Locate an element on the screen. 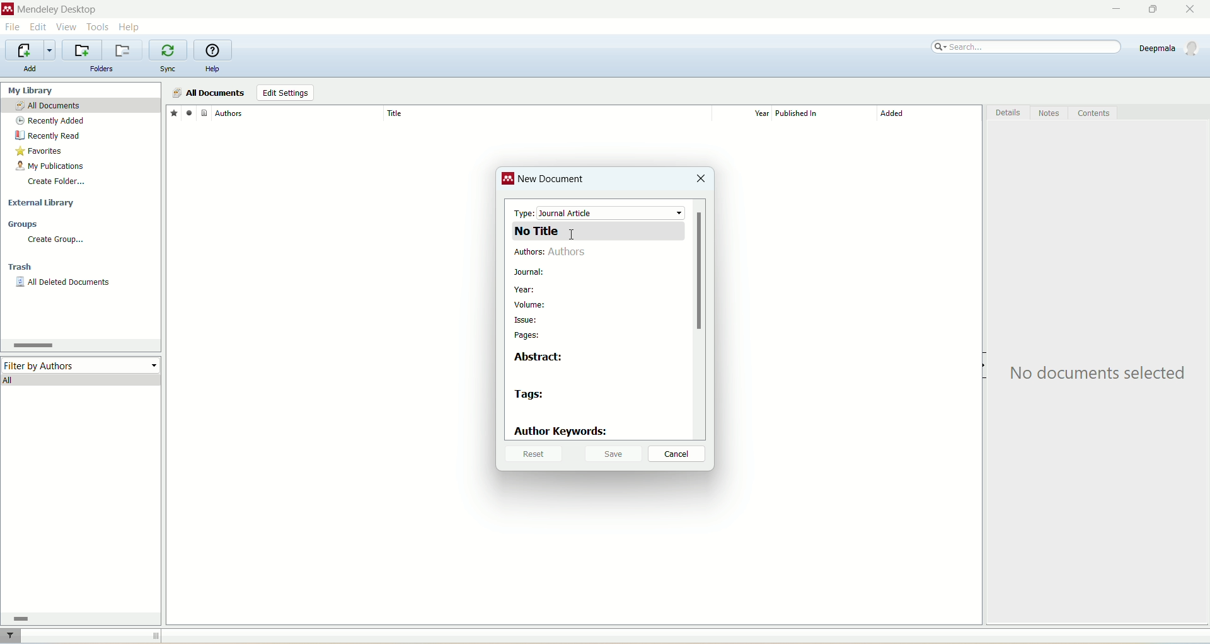 The width and height of the screenshot is (1210, 644). read/unread is located at coordinates (187, 112).